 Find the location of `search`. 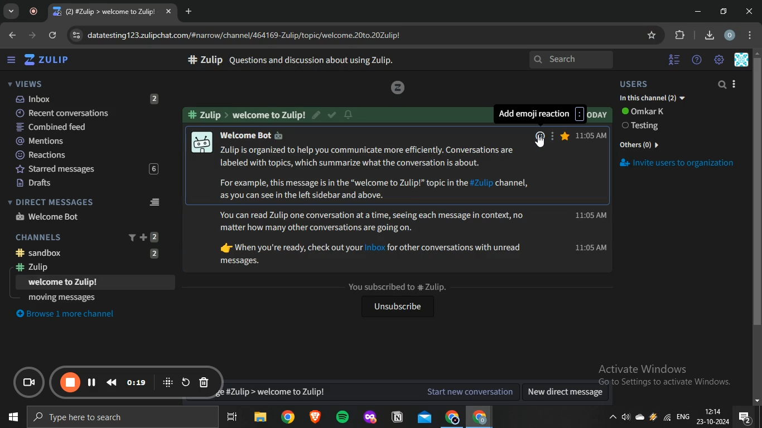

search is located at coordinates (572, 60).